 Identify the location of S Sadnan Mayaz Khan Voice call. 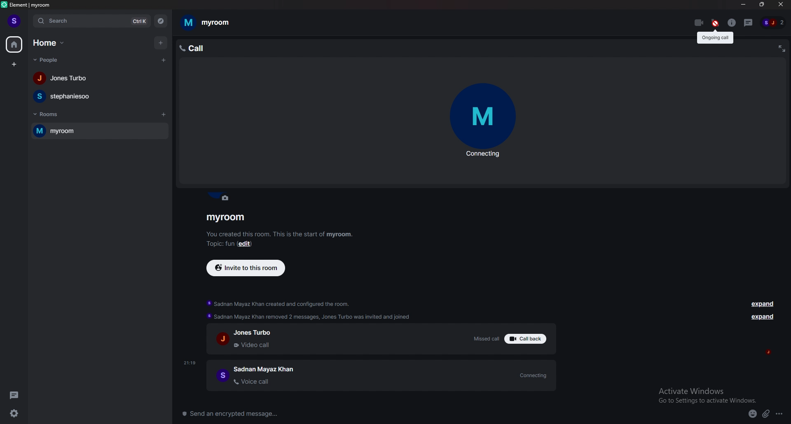
(255, 379).